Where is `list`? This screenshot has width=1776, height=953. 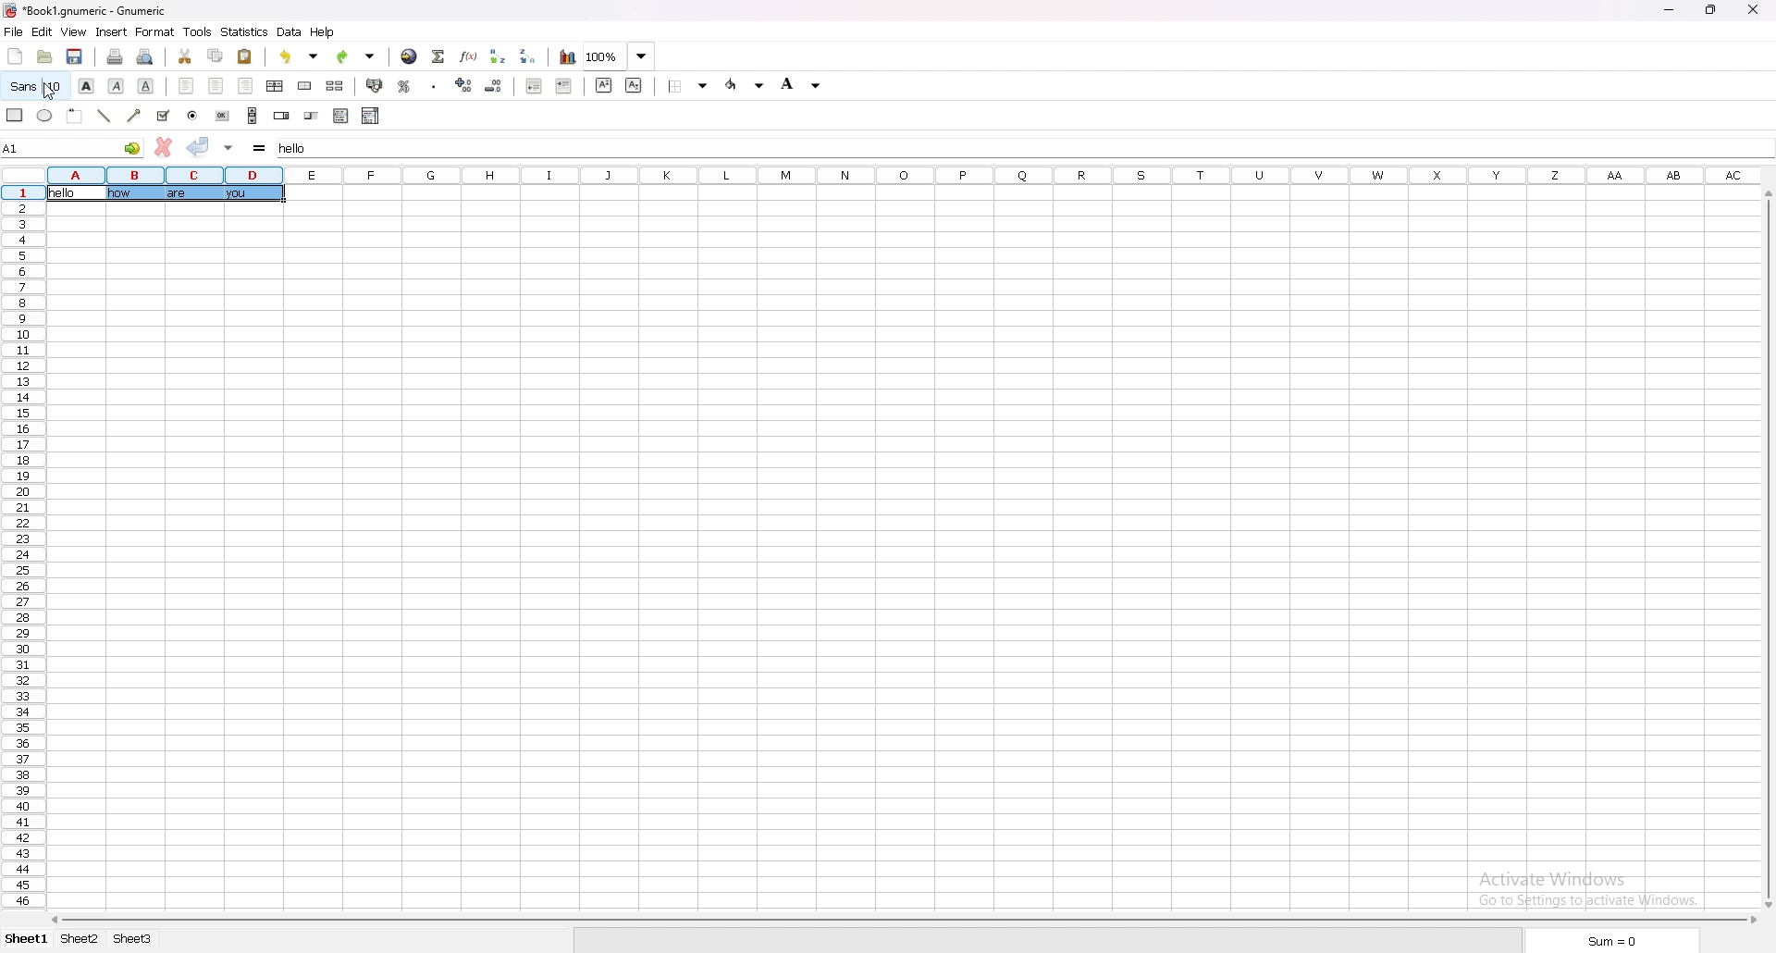
list is located at coordinates (340, 117).